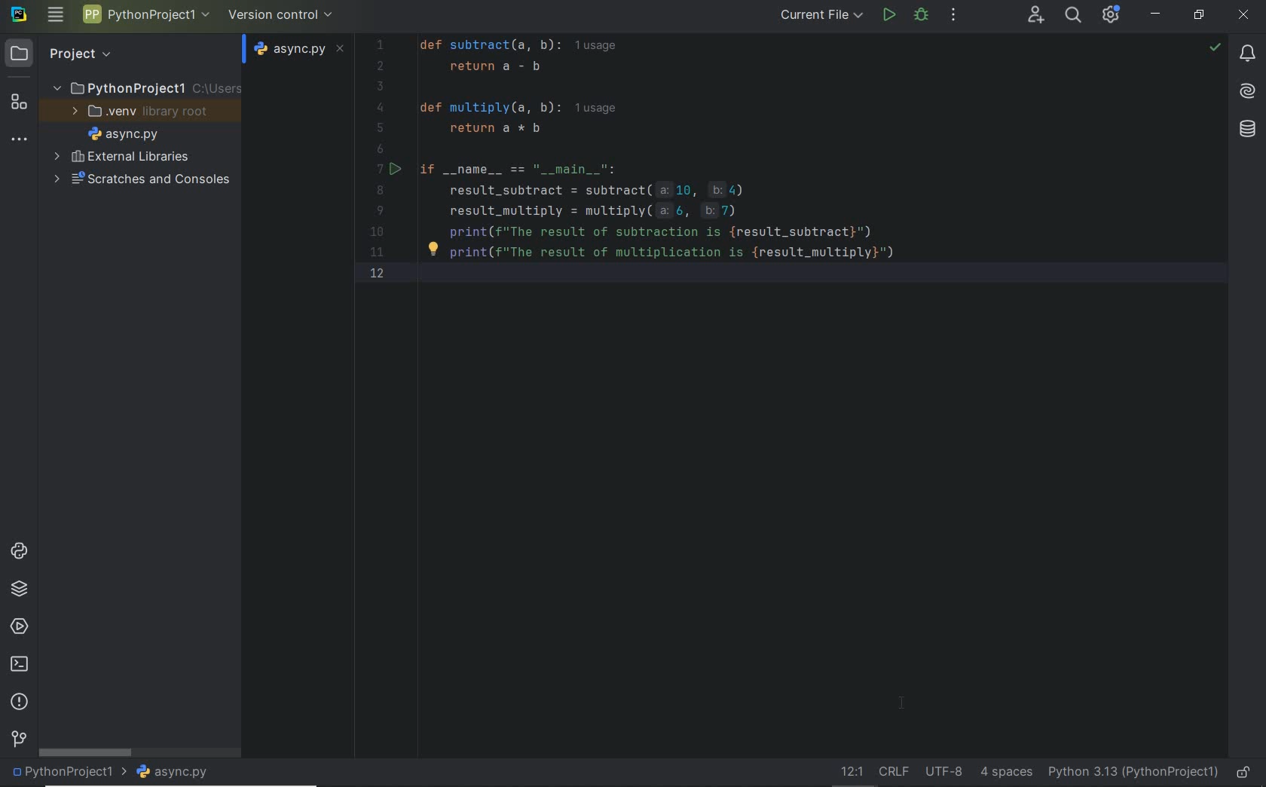 The width and height of the screenshot is (1266, 787). What do you see at coordinates (1005, 773) in the screenshot?
I see `indent` at bounding box center [1005, 773].